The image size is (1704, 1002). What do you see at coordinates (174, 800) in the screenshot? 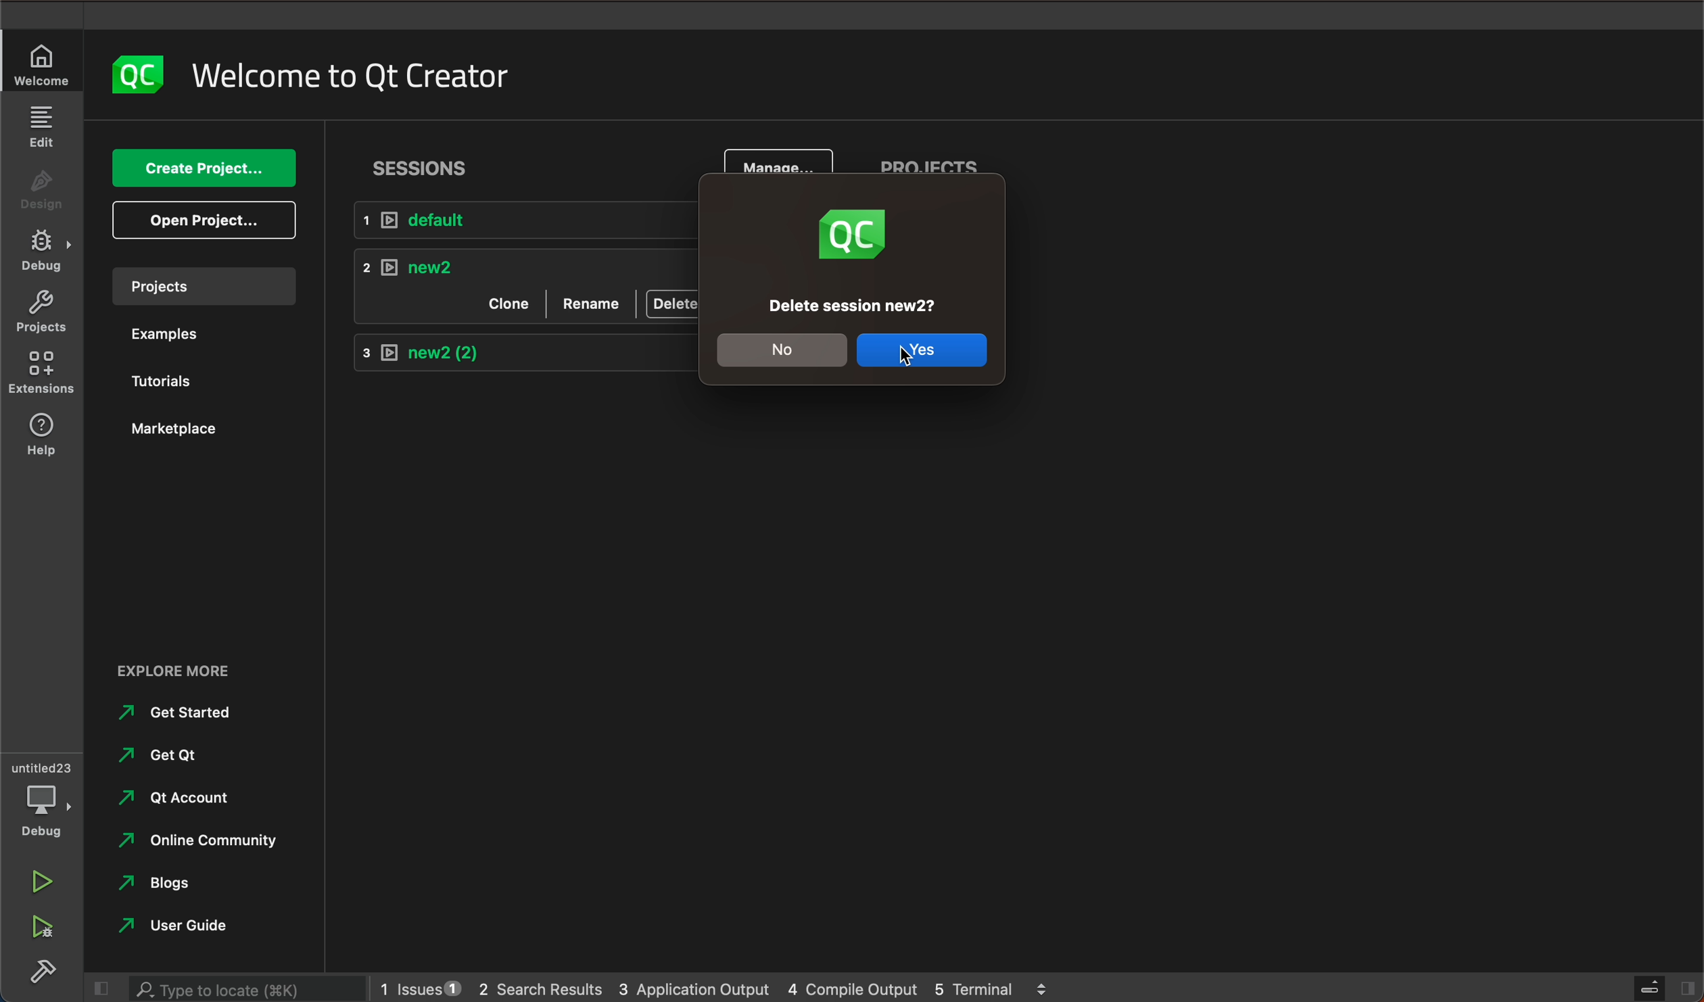
I see `qt account` at bounding box center [174, 800].